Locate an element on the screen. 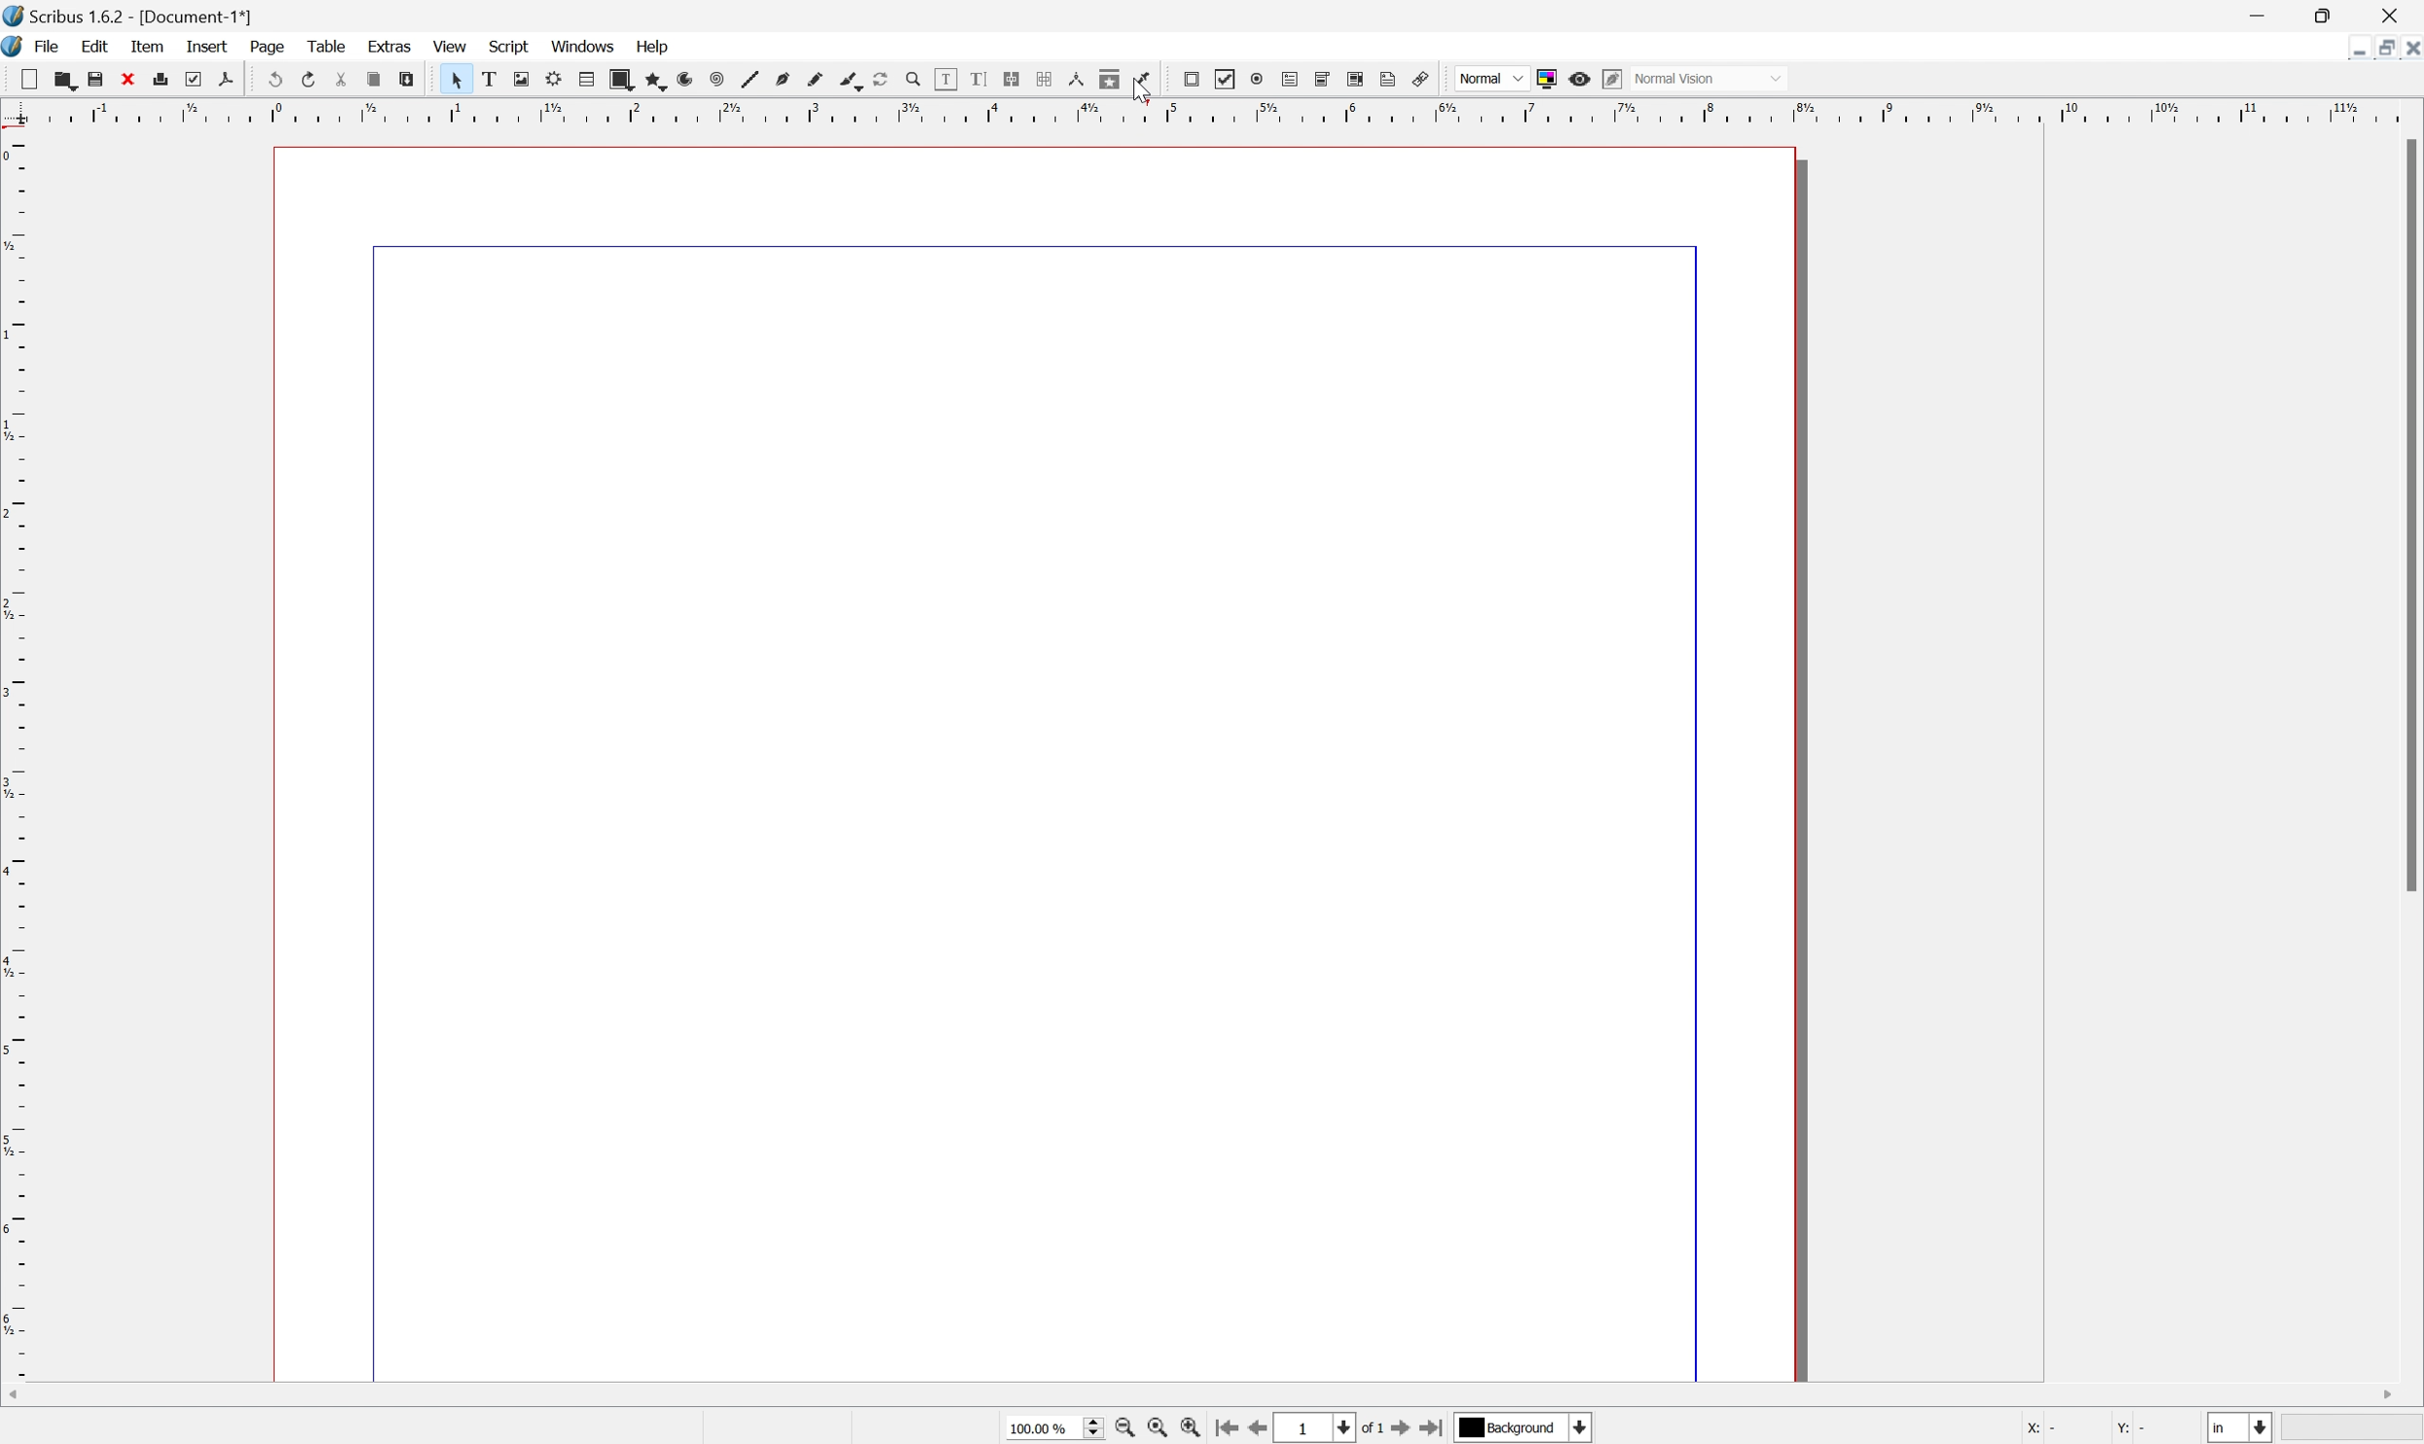 This screenshot has height=1444, width=2424. table is located at coordinates (327, 46).